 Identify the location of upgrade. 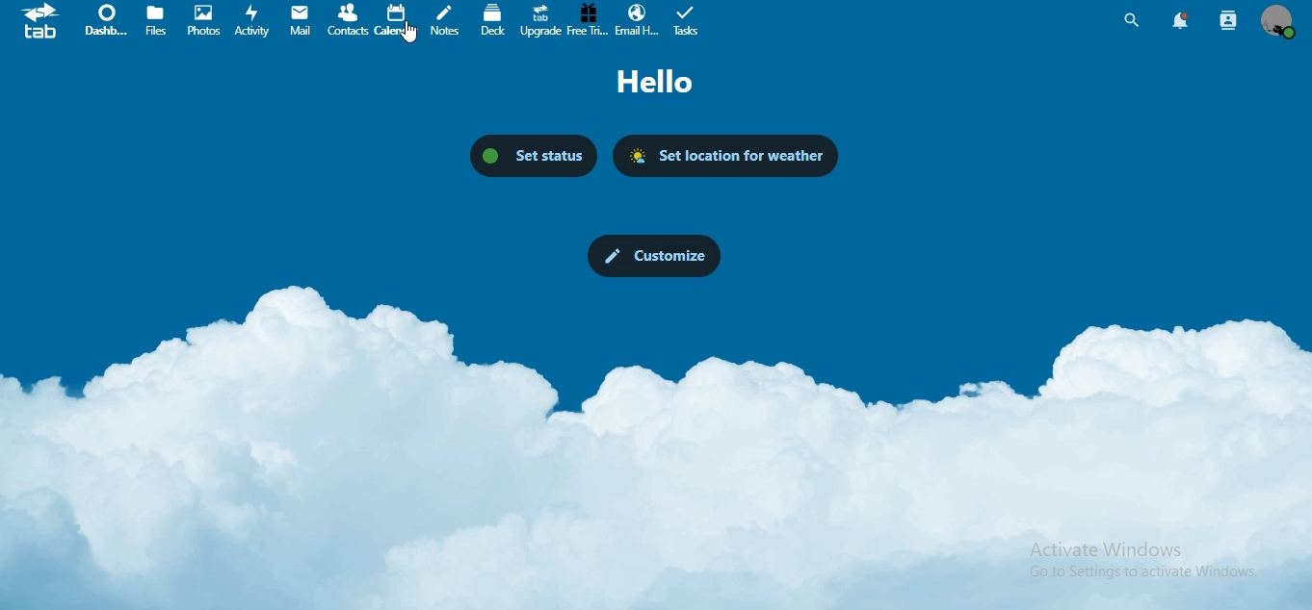
(542, 21).